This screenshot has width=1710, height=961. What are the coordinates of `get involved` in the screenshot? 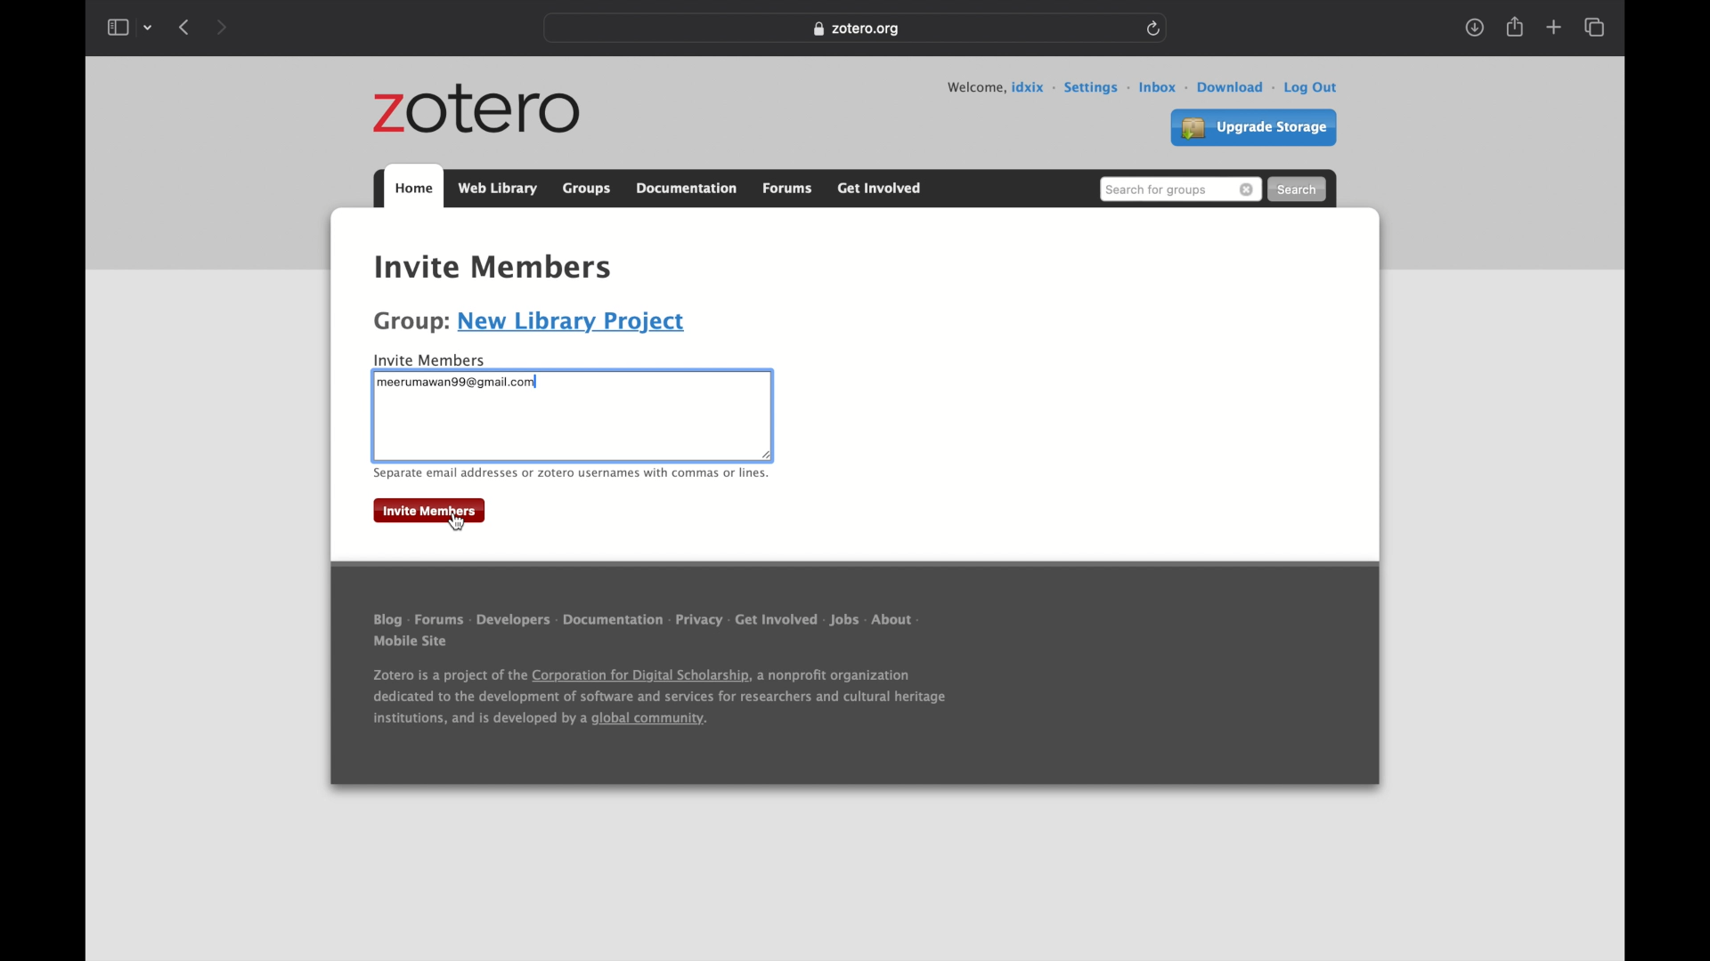 It's located at (878, 186).